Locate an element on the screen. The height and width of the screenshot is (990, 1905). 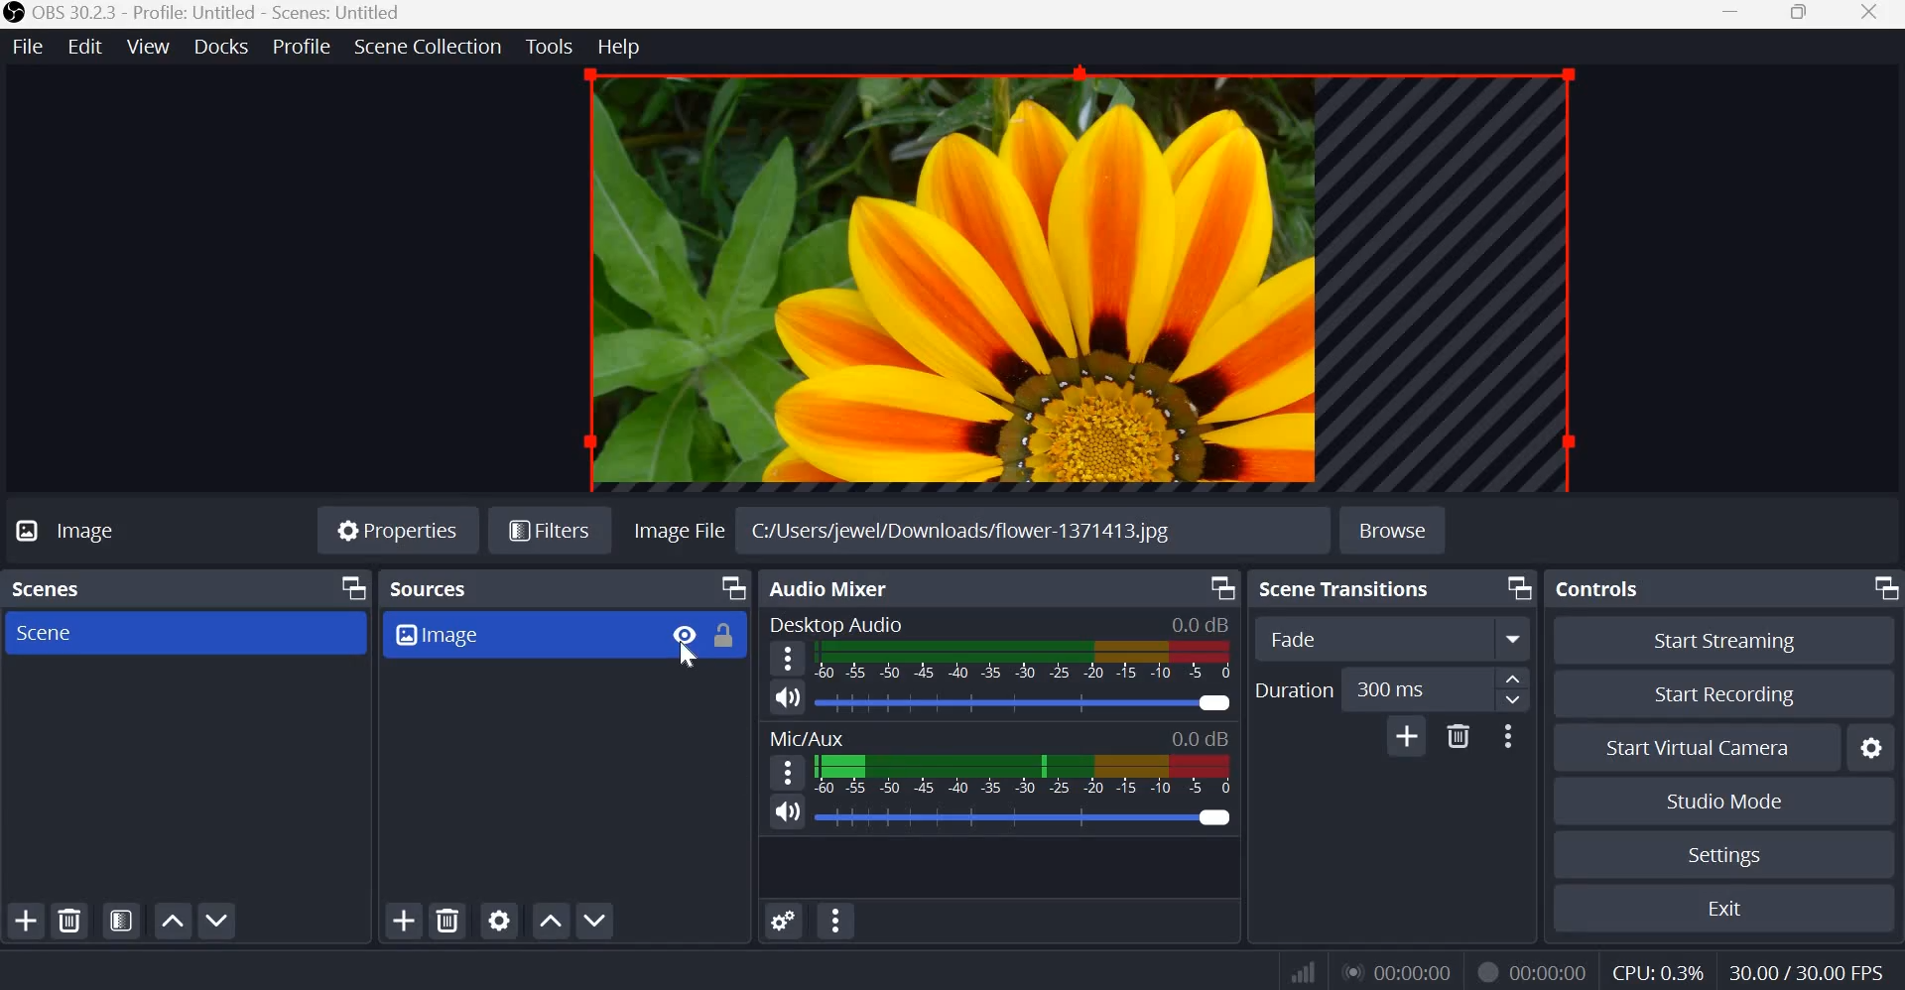
Exit is located at coordinates (1726, 907).